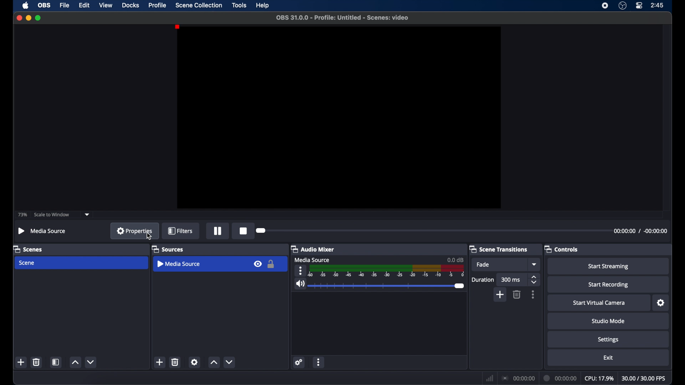  Describe the element at coordinates (194, 362) in the screenshot. I see `settings` at that location.